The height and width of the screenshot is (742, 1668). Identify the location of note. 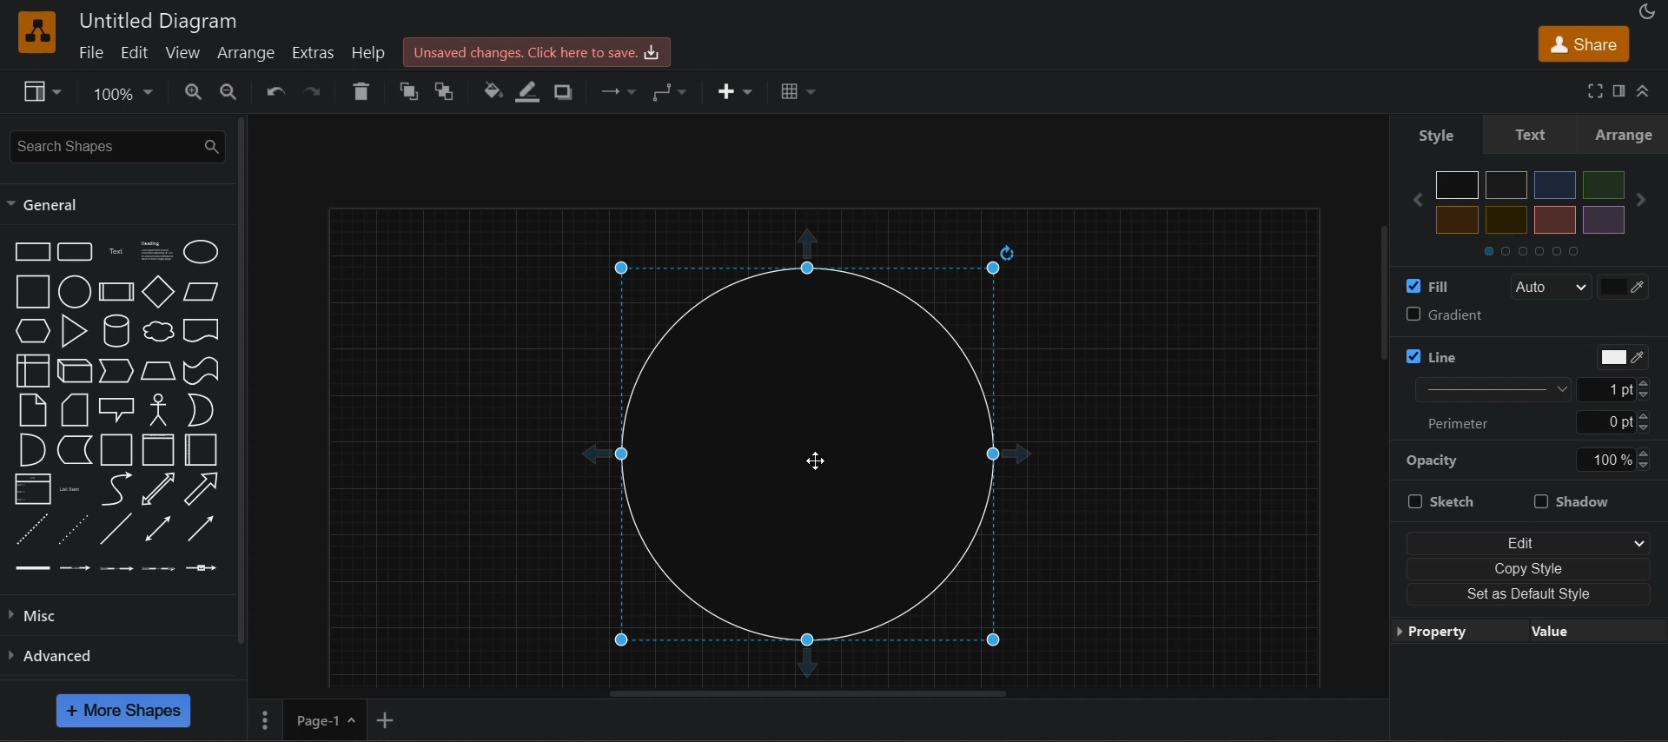
(32, 410).